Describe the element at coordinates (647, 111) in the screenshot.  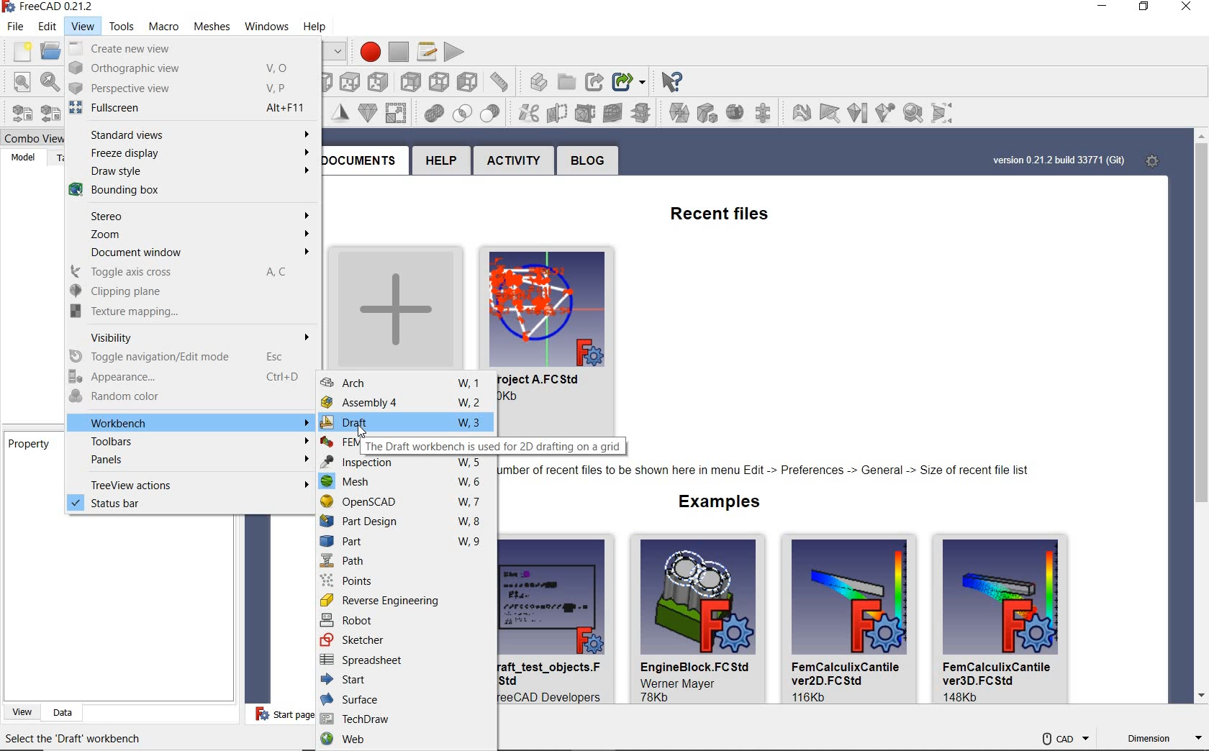
I see `merge` at that location.